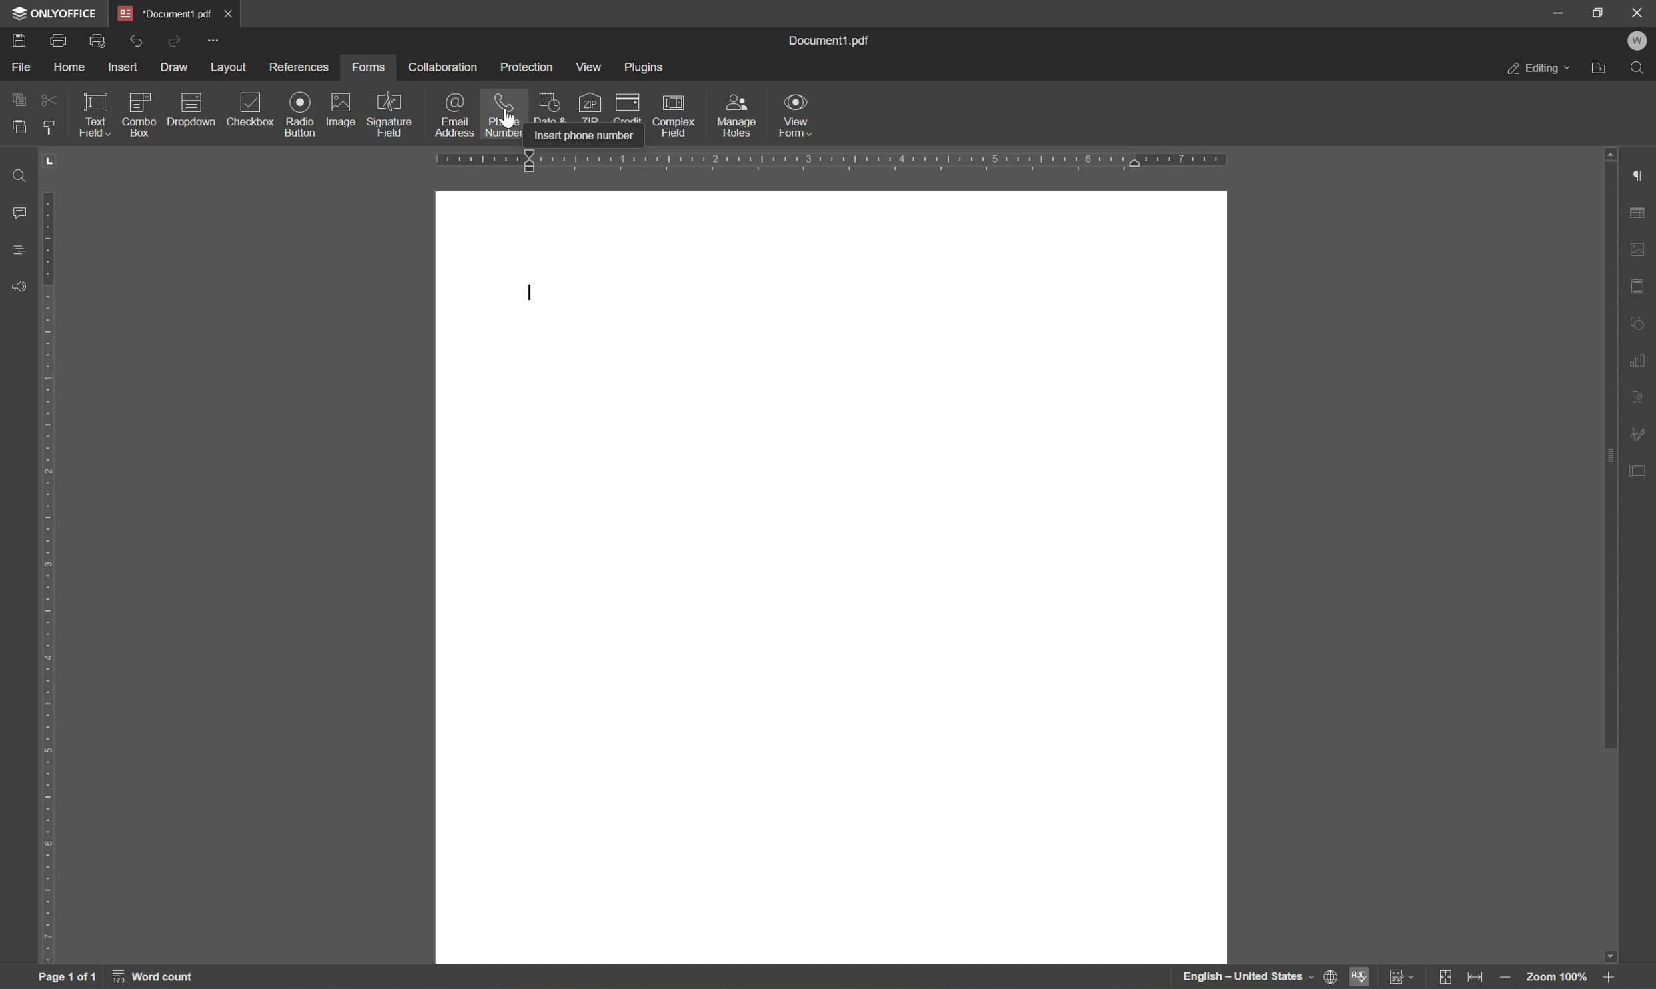 This screenshot has height=989, width=1656. What do you see at coordinates (632, 107) in the screenshot?
I see `icon` at bounding box center [632, 107].